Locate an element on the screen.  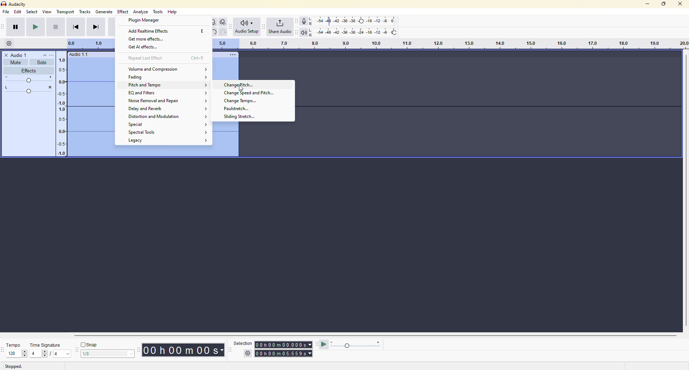
time signature toolbar is located at coordinates (3, 350).